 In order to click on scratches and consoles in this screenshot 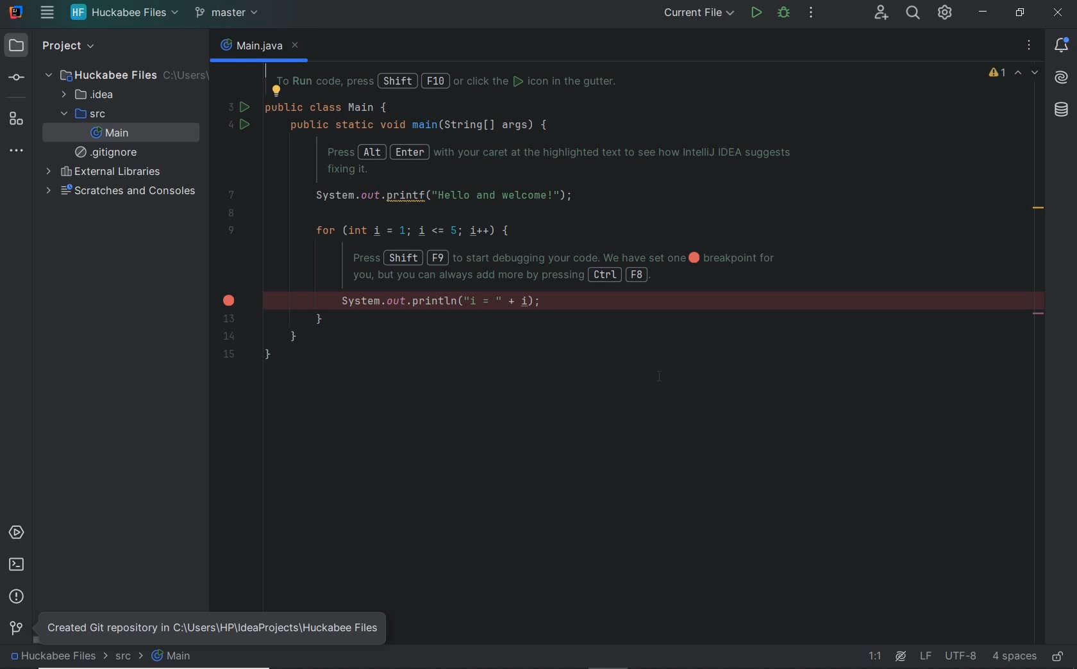, I will do `click(122, 191)`.